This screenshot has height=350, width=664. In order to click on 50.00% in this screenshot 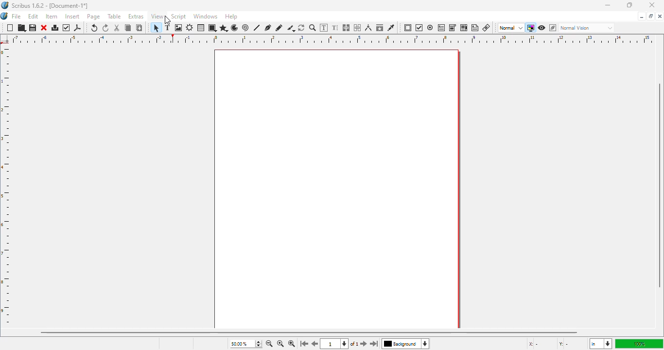, I will do `click(237, 344)`.